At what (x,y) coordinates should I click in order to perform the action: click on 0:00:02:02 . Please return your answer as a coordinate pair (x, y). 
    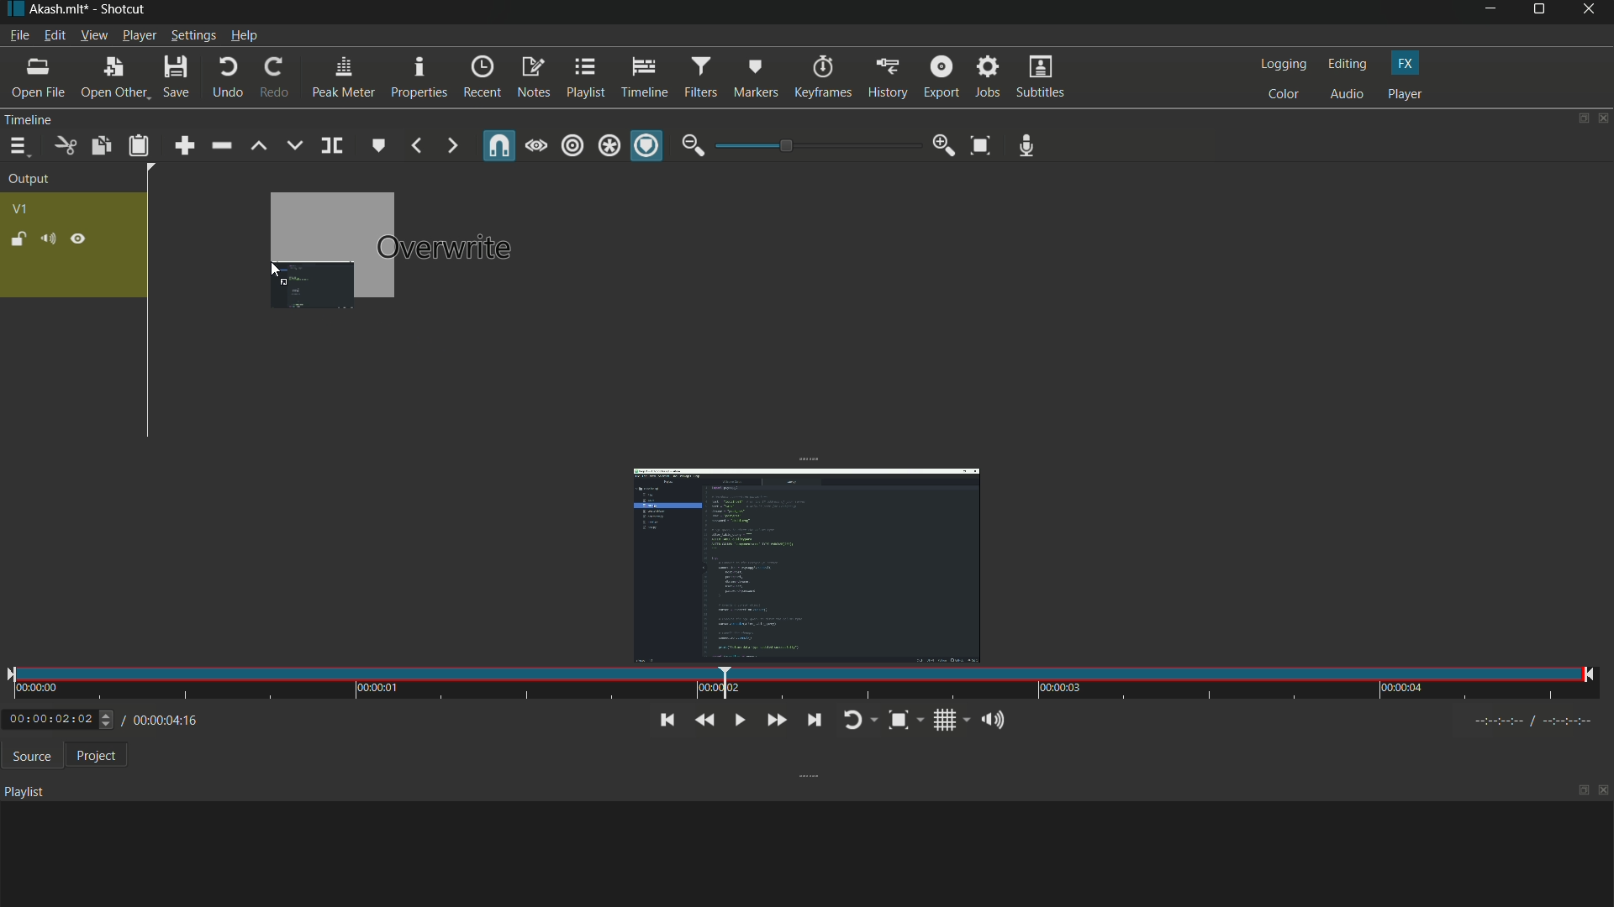
    Looking at the image, I should click on (60, 719).